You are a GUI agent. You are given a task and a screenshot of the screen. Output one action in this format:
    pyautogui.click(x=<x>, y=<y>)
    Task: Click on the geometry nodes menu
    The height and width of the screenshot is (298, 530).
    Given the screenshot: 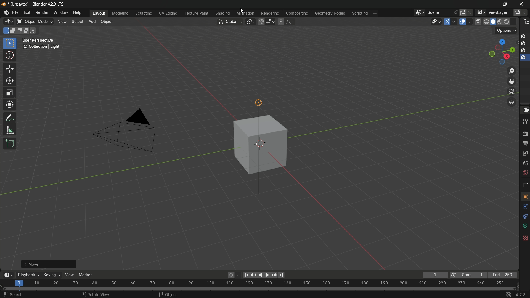 What is the action you would take?
    pyautogui.click(x=329, y=13)
    